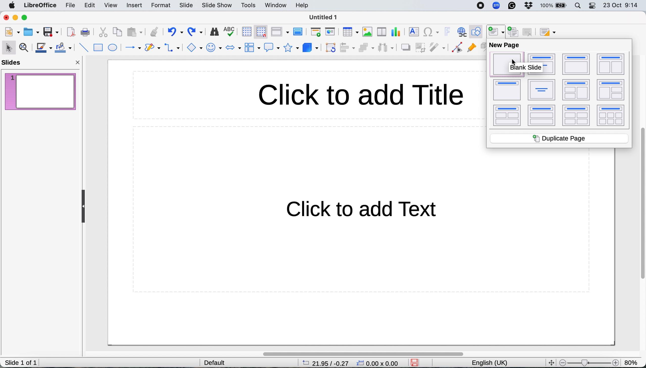  Describe the element at coordinates (458, 48) in the screenshot. I see `toggle point edit mode` at that location.